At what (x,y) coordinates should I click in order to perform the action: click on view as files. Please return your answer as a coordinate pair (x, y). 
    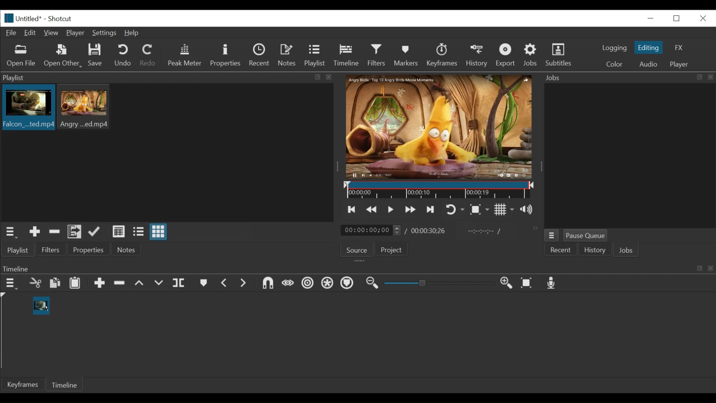
    Looking at the image, I should click on (139, 231).